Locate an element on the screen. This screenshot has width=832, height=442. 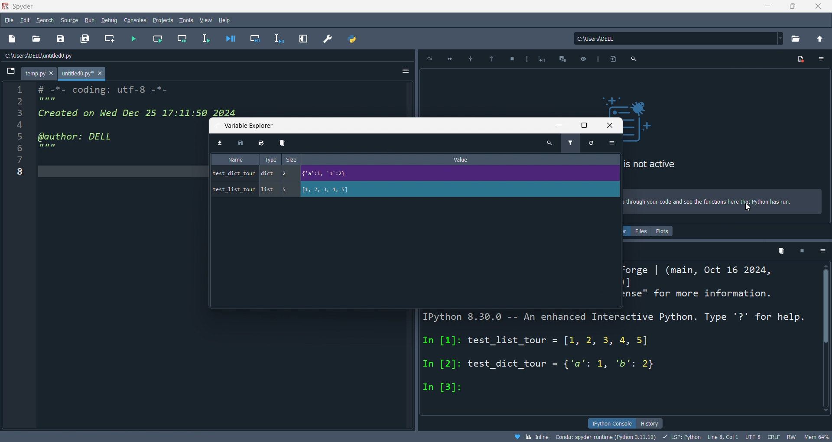
LSP:PYTHON is located at coordinates (683, 437).